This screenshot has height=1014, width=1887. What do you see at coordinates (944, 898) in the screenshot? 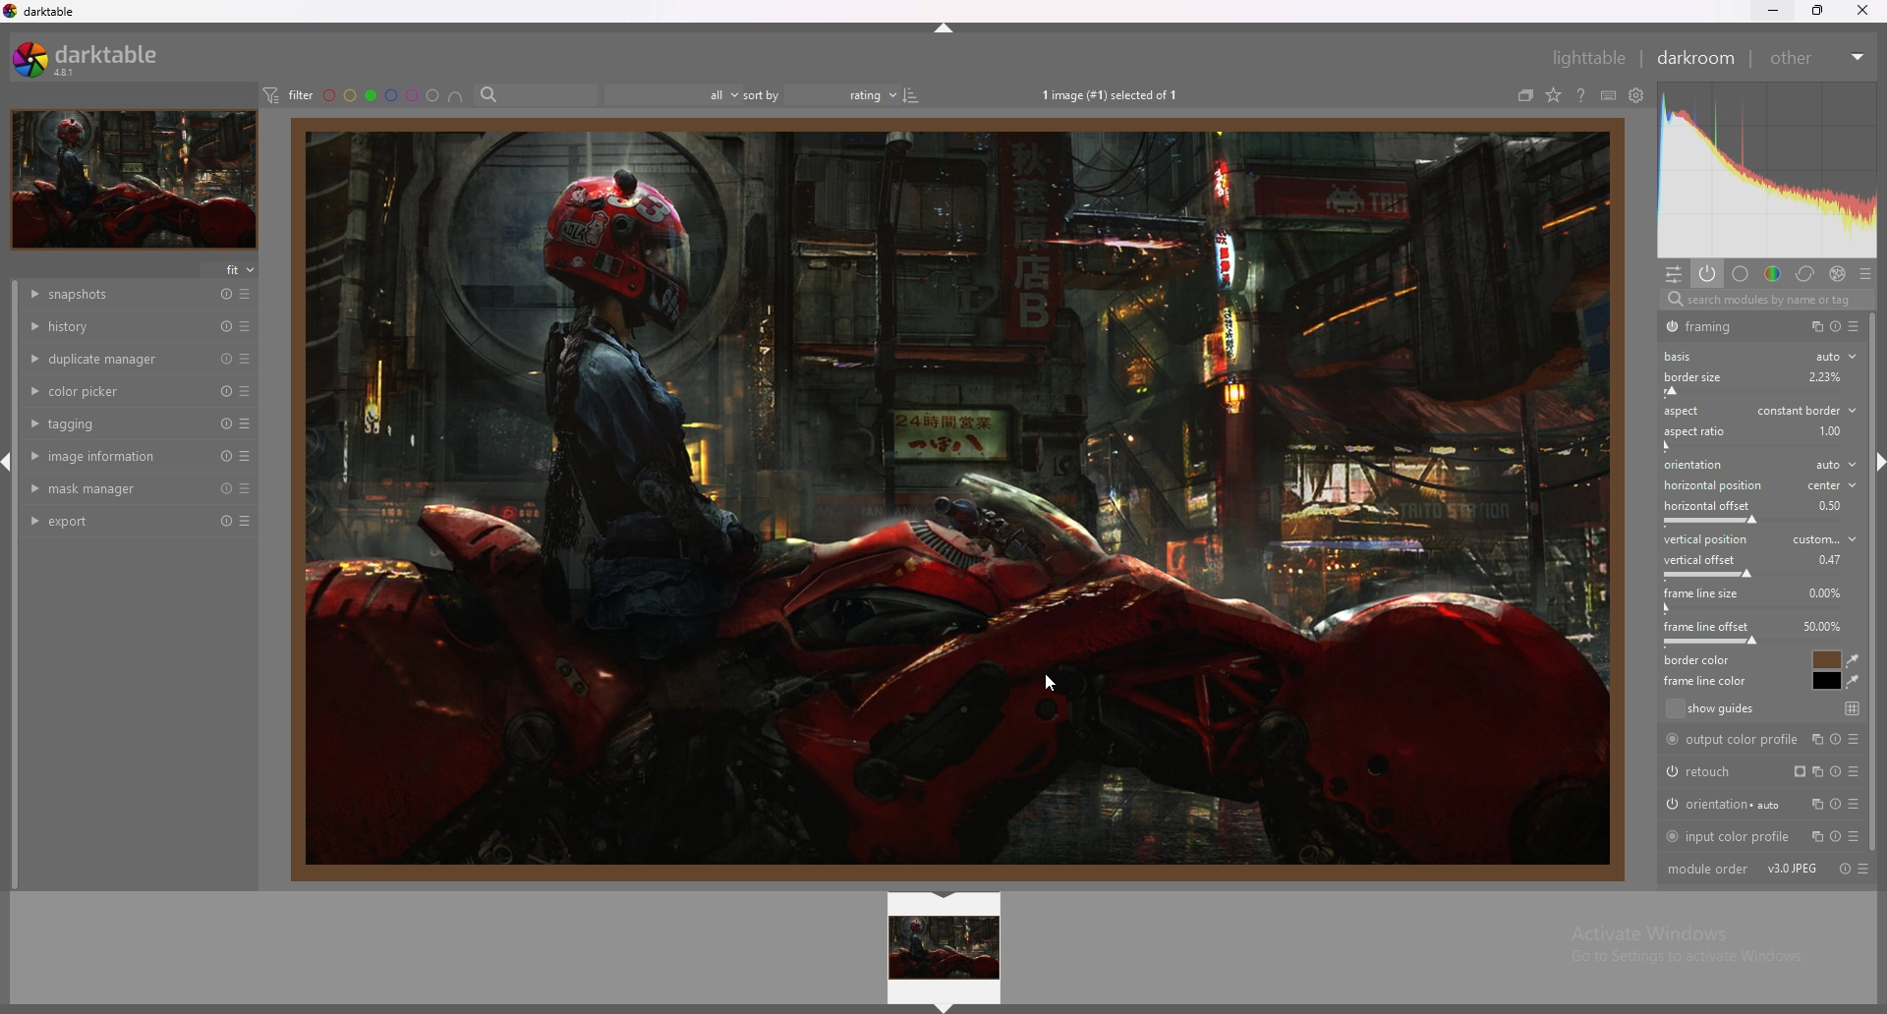
I see `hide ` at bounding box center [944, 898].